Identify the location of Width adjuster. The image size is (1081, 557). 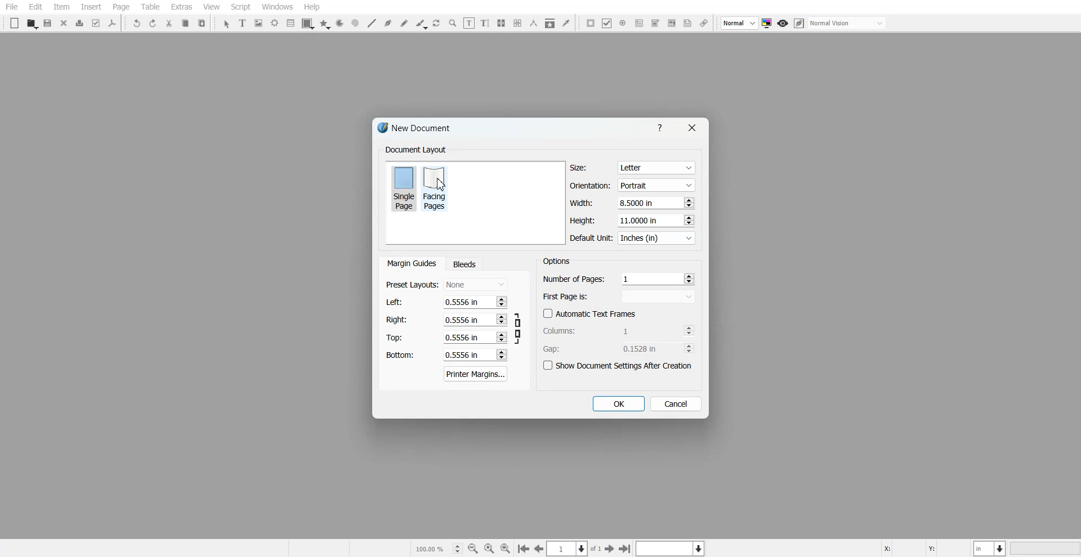
(632, 203).